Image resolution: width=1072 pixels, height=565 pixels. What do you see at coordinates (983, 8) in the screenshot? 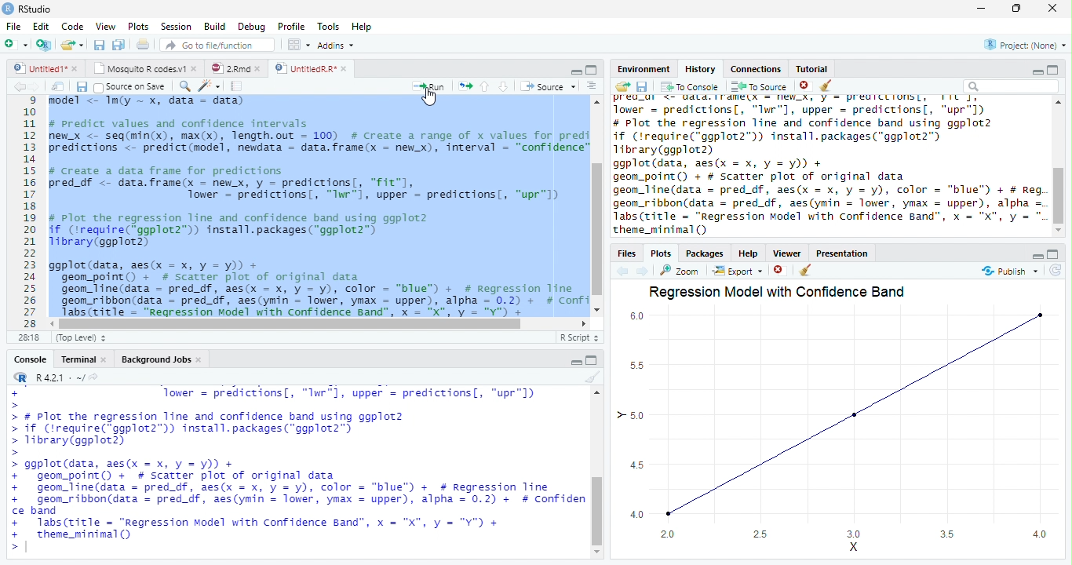
I see `Minimize` at bounding box center [983, 8].